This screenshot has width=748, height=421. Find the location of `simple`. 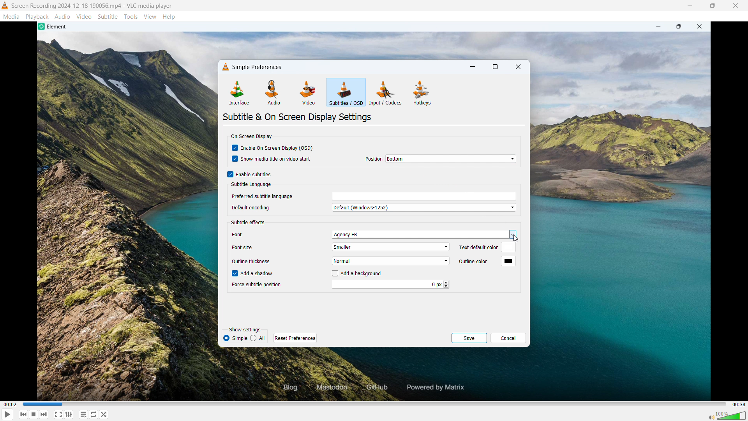

simple is located at coordinates (258, 338).